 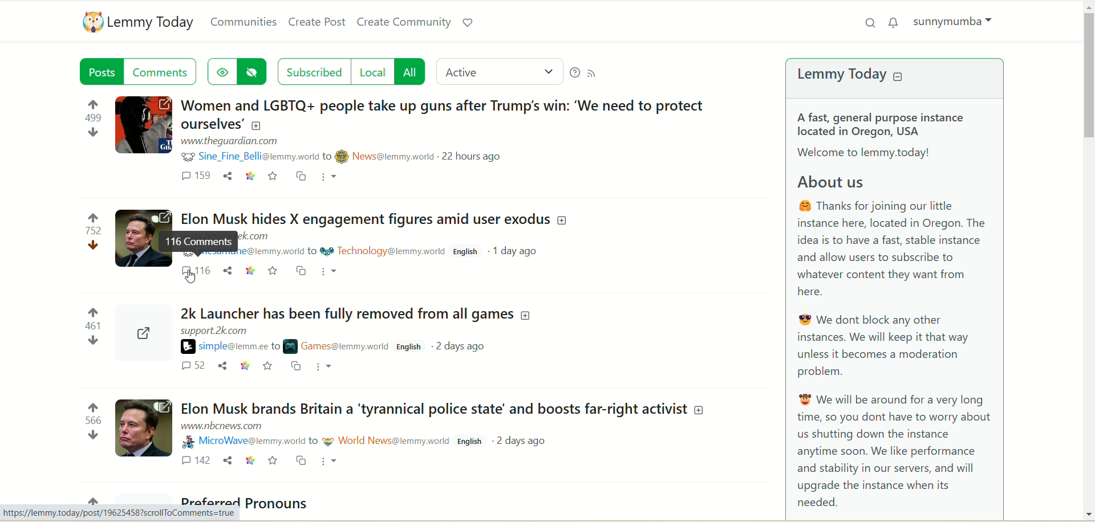 I want to click on 2 ourselves’, so click(x=210, y=124).